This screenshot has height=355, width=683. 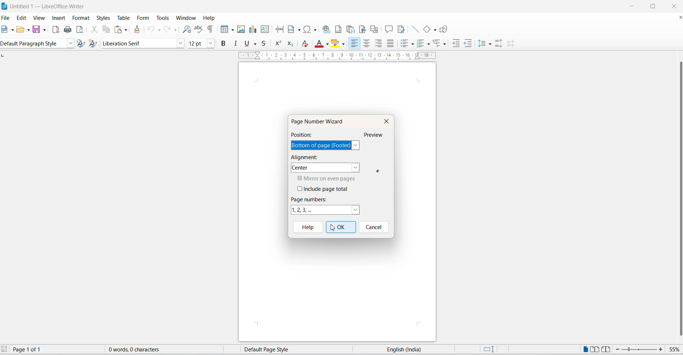 I want to click on styles, so click(x=102, y=17).